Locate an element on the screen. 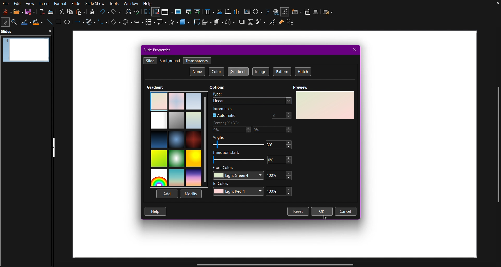  Window is located at coordinates (131, 4).